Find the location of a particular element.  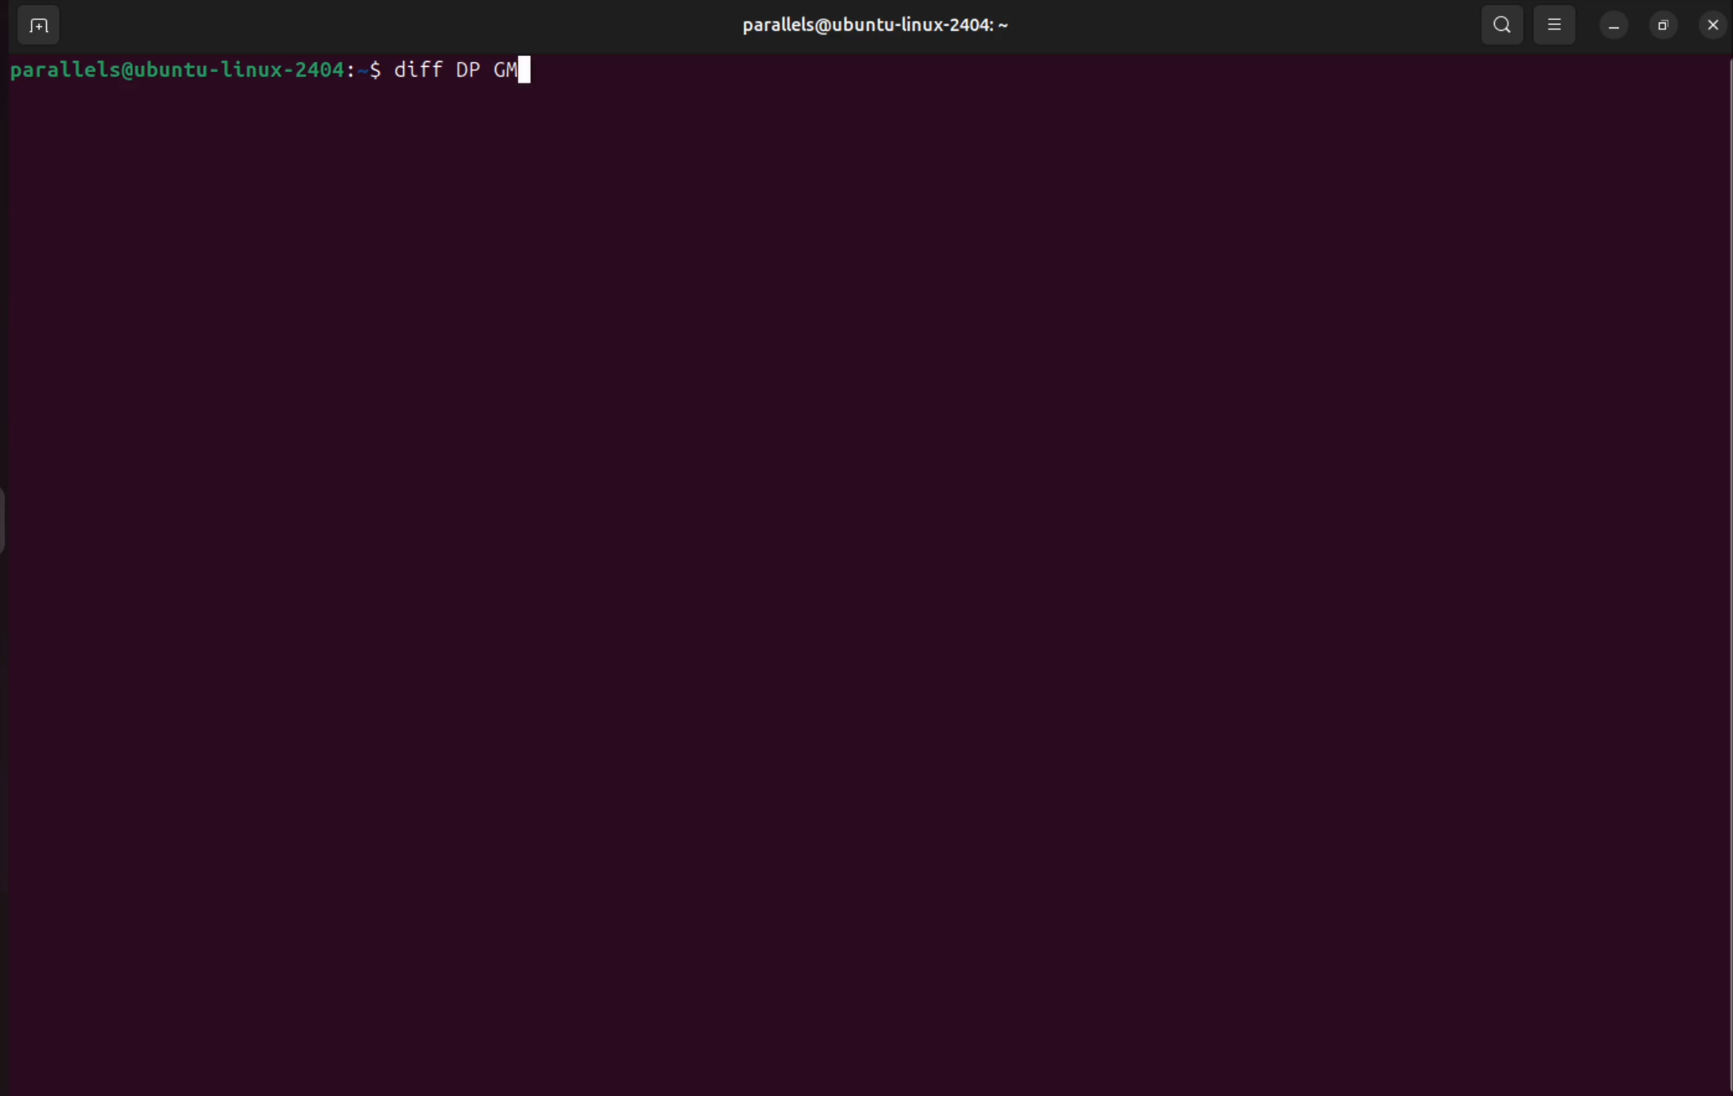

view options is located at coordinates (1559, 25).